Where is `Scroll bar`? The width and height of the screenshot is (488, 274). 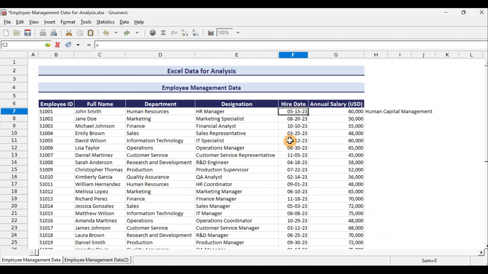 Scroll bar is located at coordinates (256, 252).